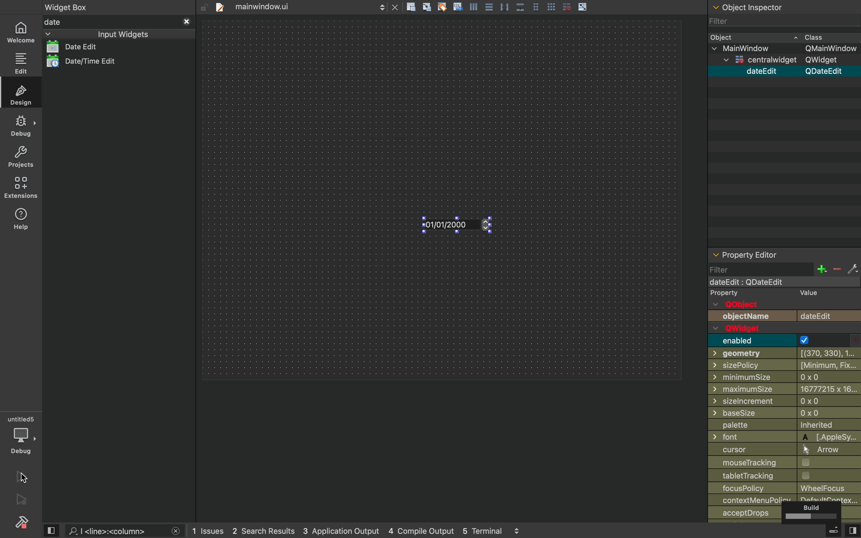 Image resolution: width=861 pixels, height=538 pixels. What do you see at coordinates (88, 46) in the screenshot?
I see `date list` at bounding box center [88, 46].